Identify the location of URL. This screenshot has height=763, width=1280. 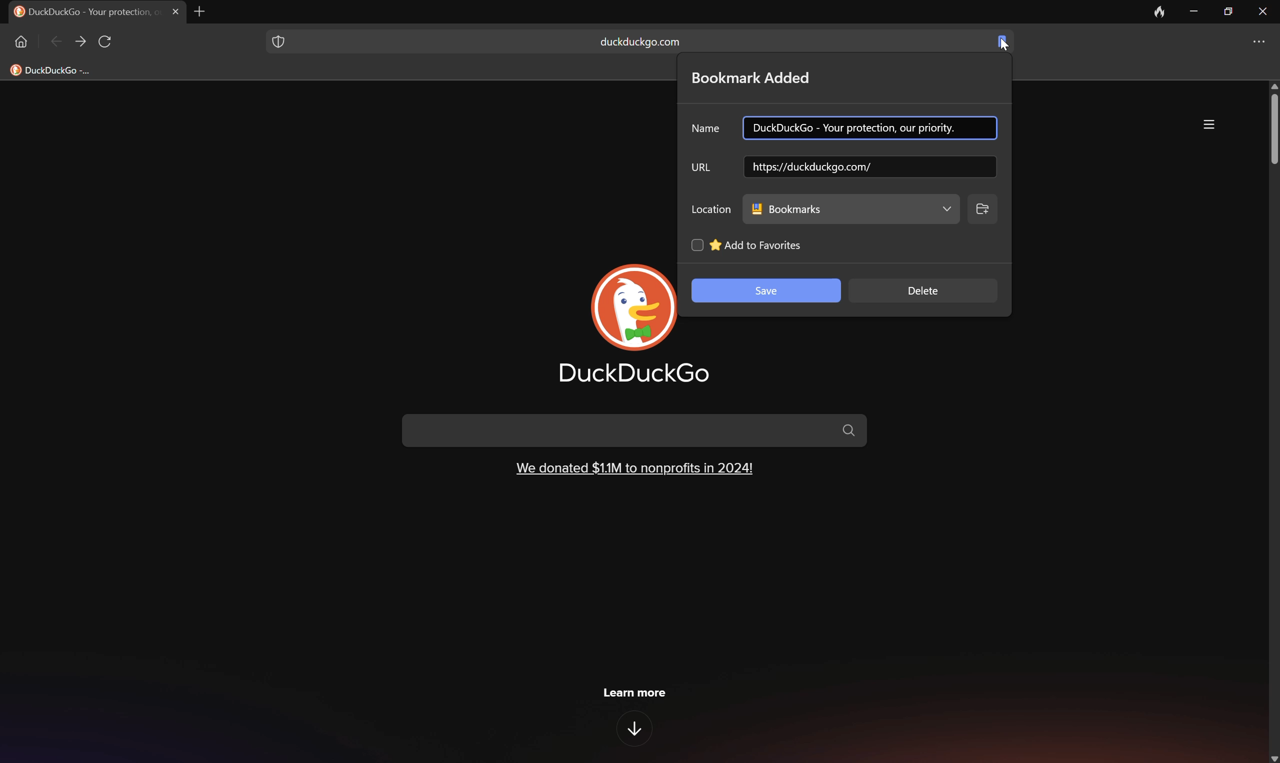
(702, 167).